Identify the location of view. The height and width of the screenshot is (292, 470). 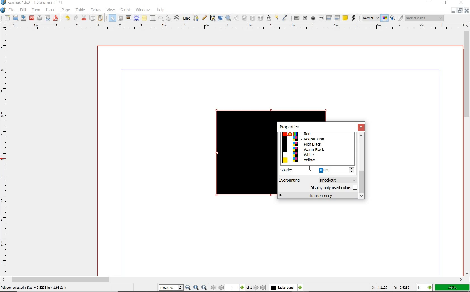
(111, 10).